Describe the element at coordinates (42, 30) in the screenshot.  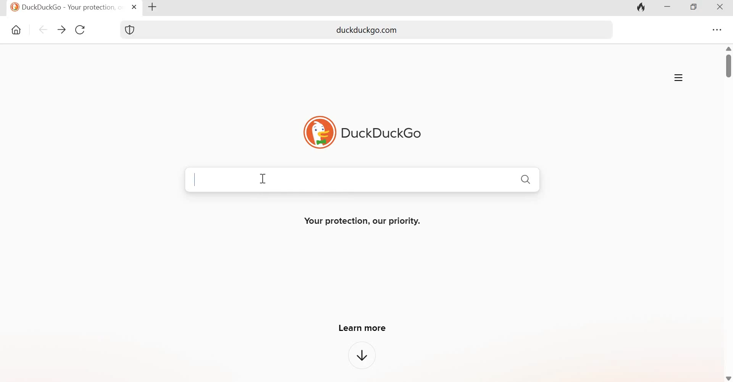
I see `go back one page` at that location.